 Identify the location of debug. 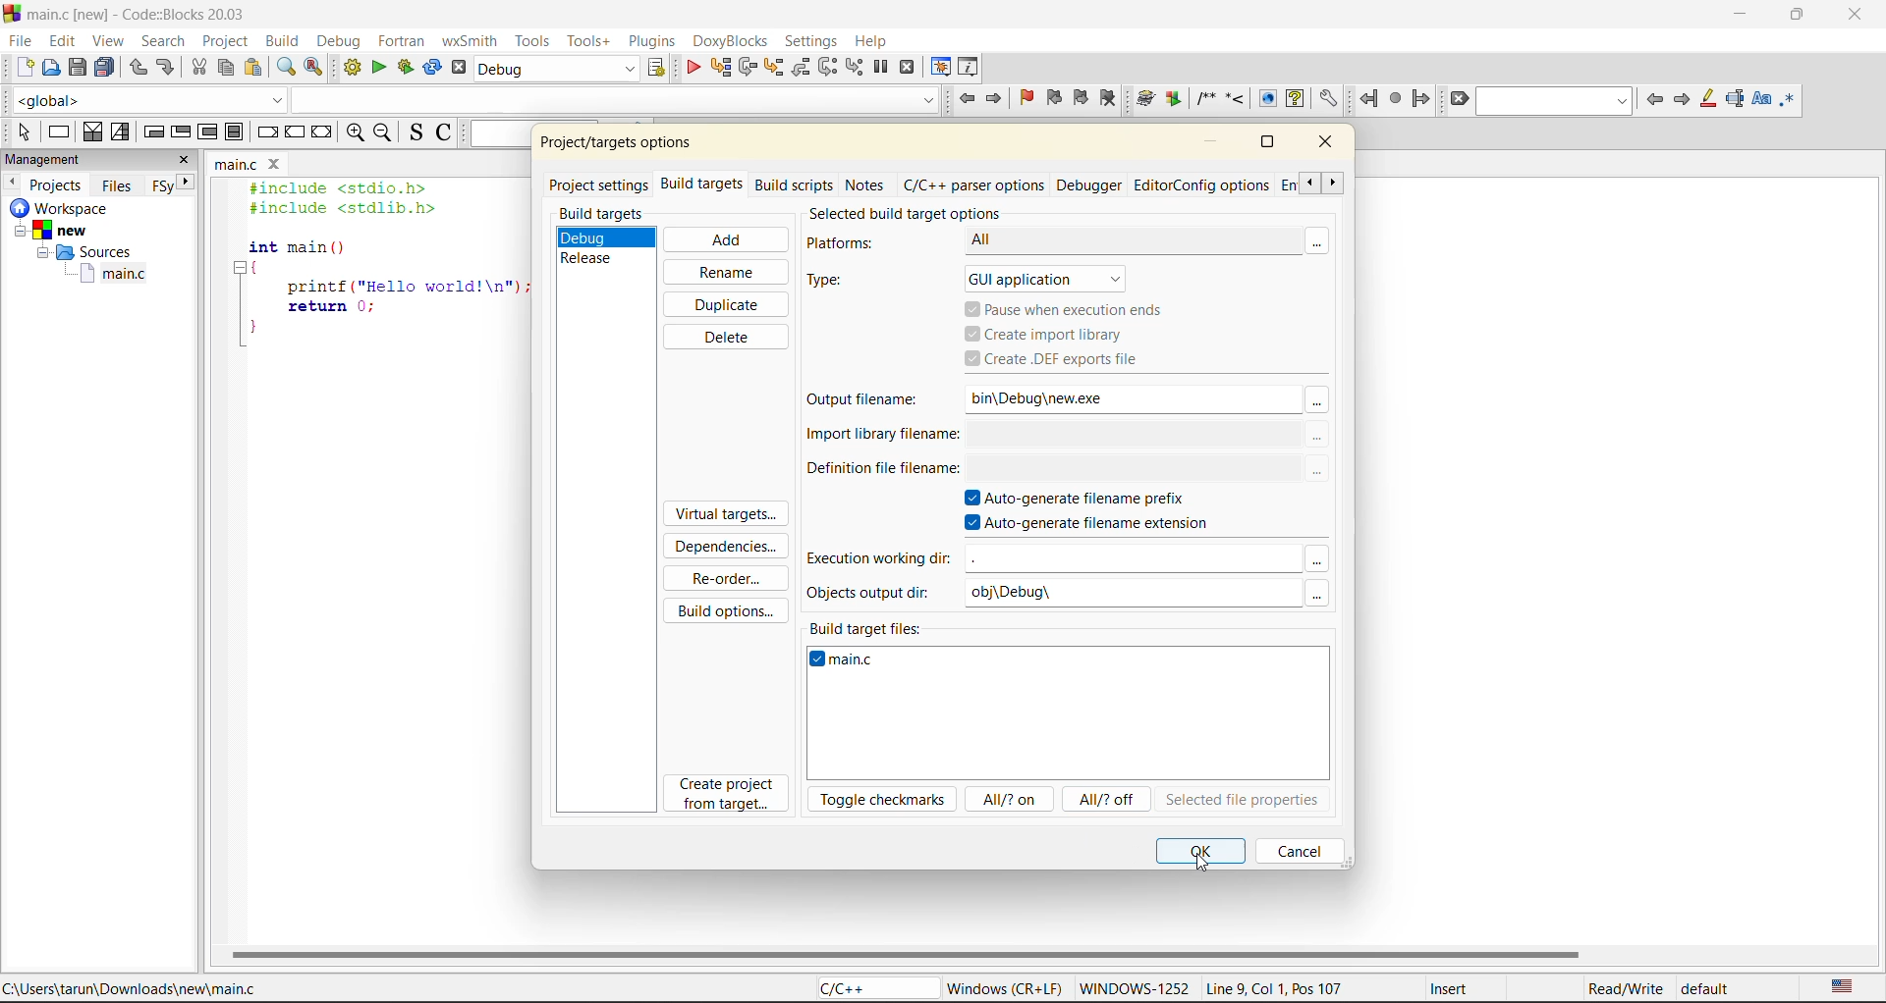
(606, 238).